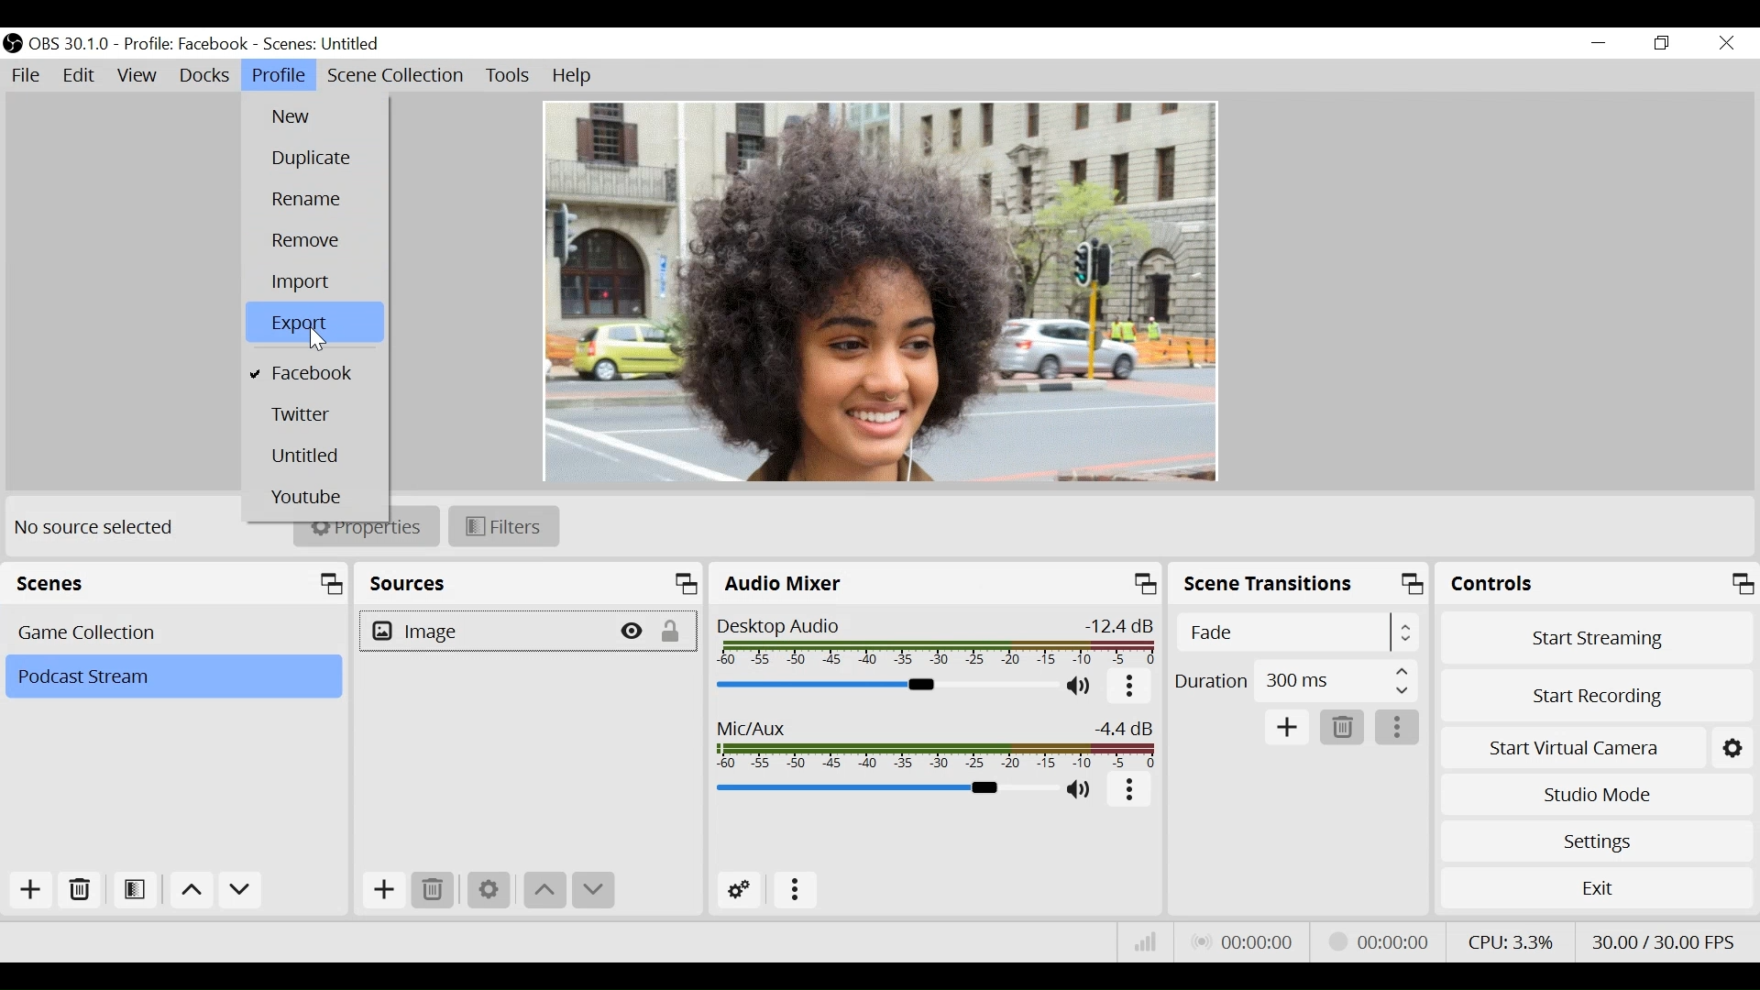 This screenshot has width=1760, height=990. Describe the element at coordinates (277, 75) in the screenshot. I see `Profile` at that location.